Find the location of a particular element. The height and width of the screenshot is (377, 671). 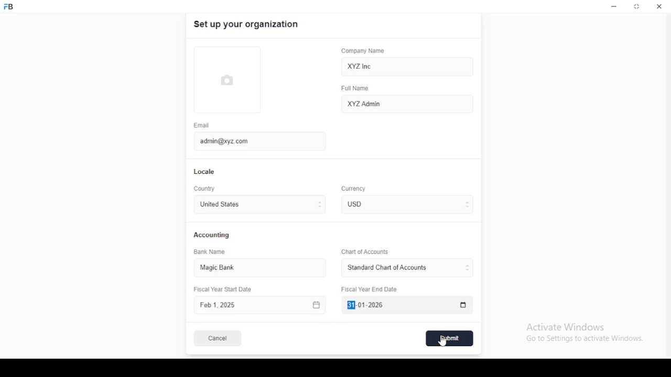

admin@xyz.com is located at coordinates (254, 140).